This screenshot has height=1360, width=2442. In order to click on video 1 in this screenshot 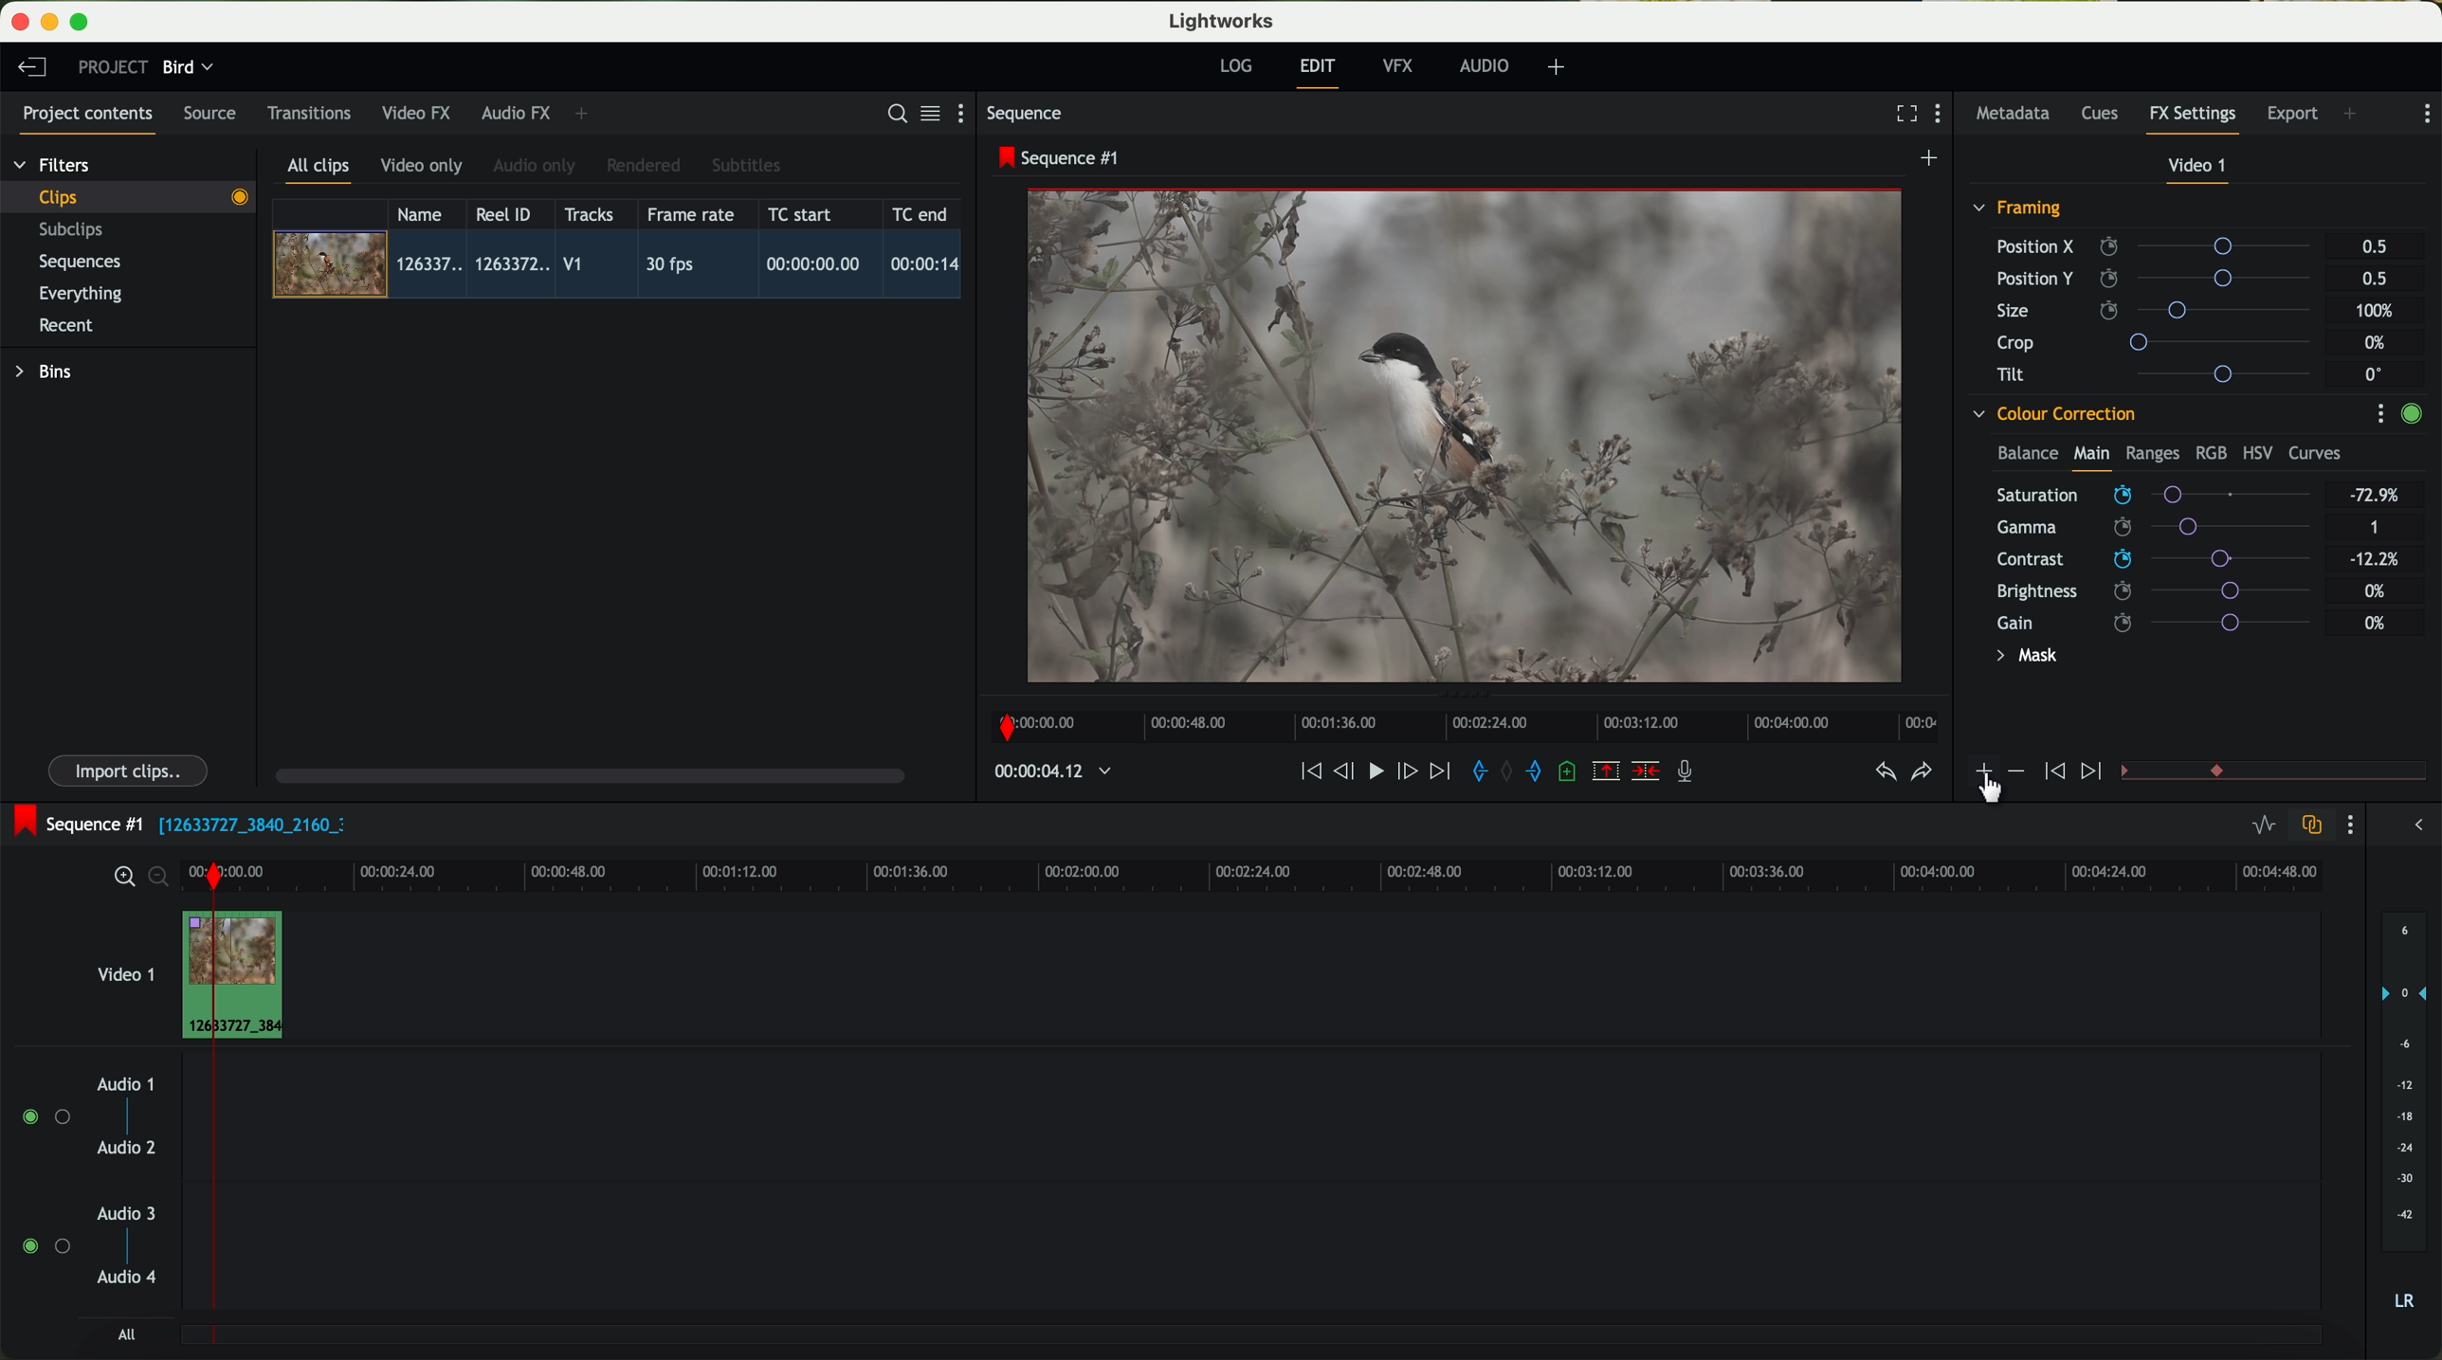, I will do `click(2199, 170)`.